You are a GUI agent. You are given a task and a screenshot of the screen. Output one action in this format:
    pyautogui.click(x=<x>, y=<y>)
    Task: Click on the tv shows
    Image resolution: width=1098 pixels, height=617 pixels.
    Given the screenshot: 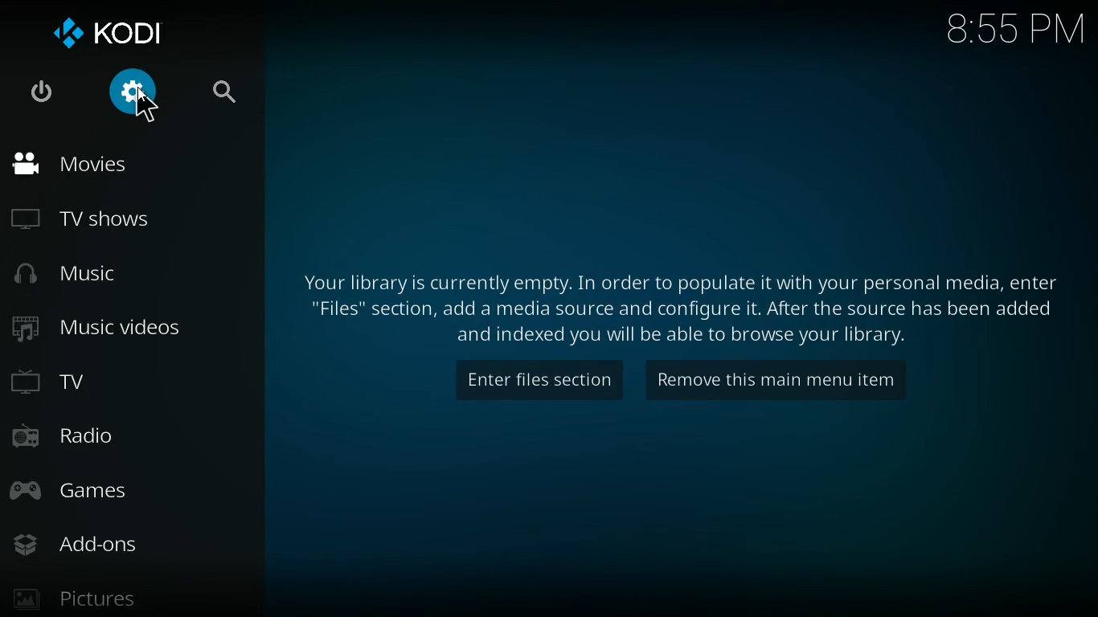 What is the action you would take?
    pyautogui.click(x=90, y=219)
    